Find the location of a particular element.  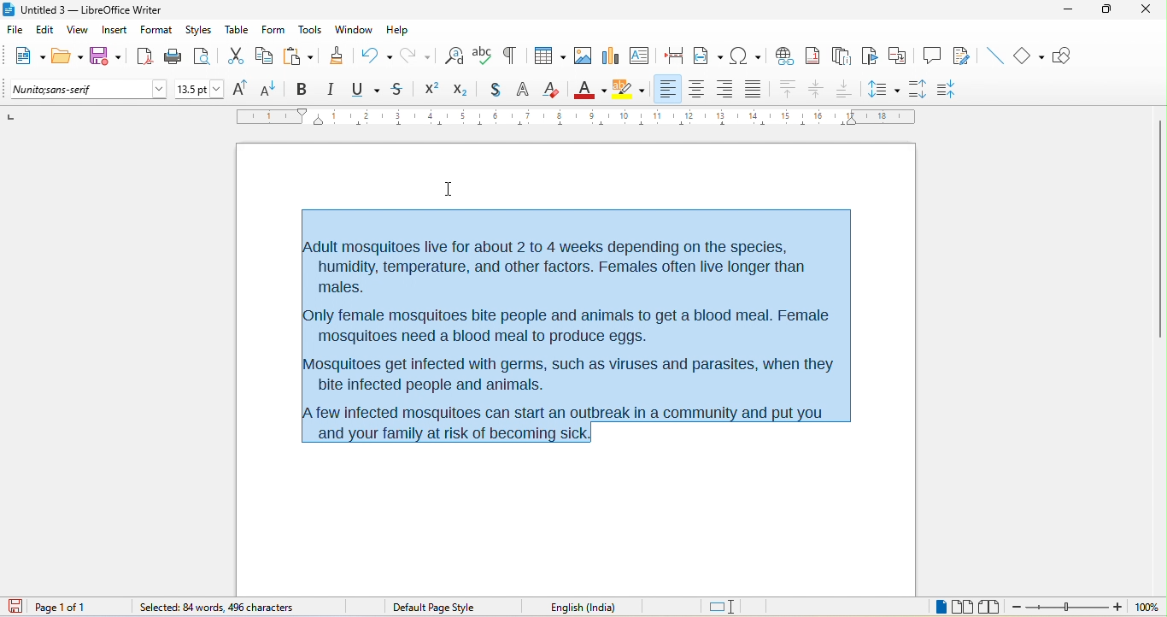

format is located at coordinates (156, 32).